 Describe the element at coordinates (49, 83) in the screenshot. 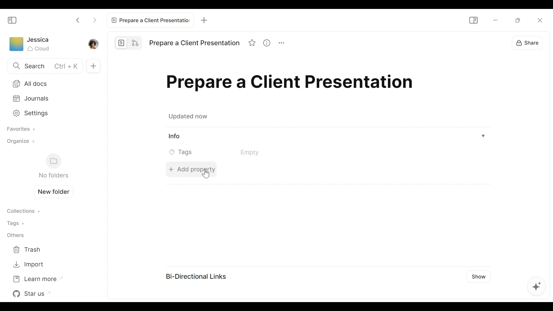

I see `All Documents` at that location.